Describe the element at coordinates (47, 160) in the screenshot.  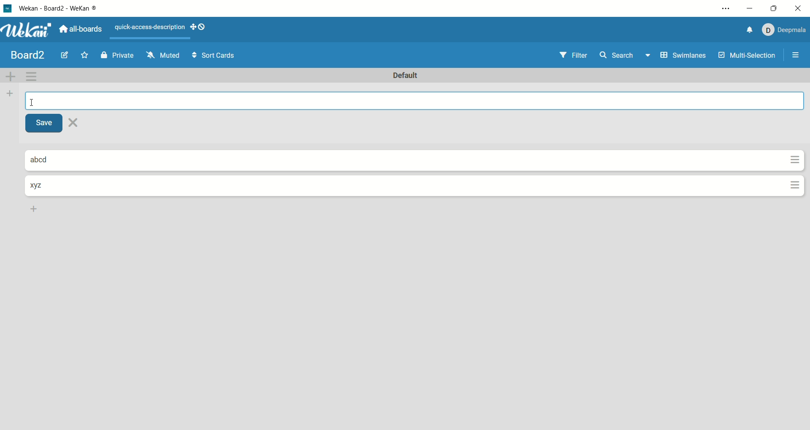
I see `list title` at that location.